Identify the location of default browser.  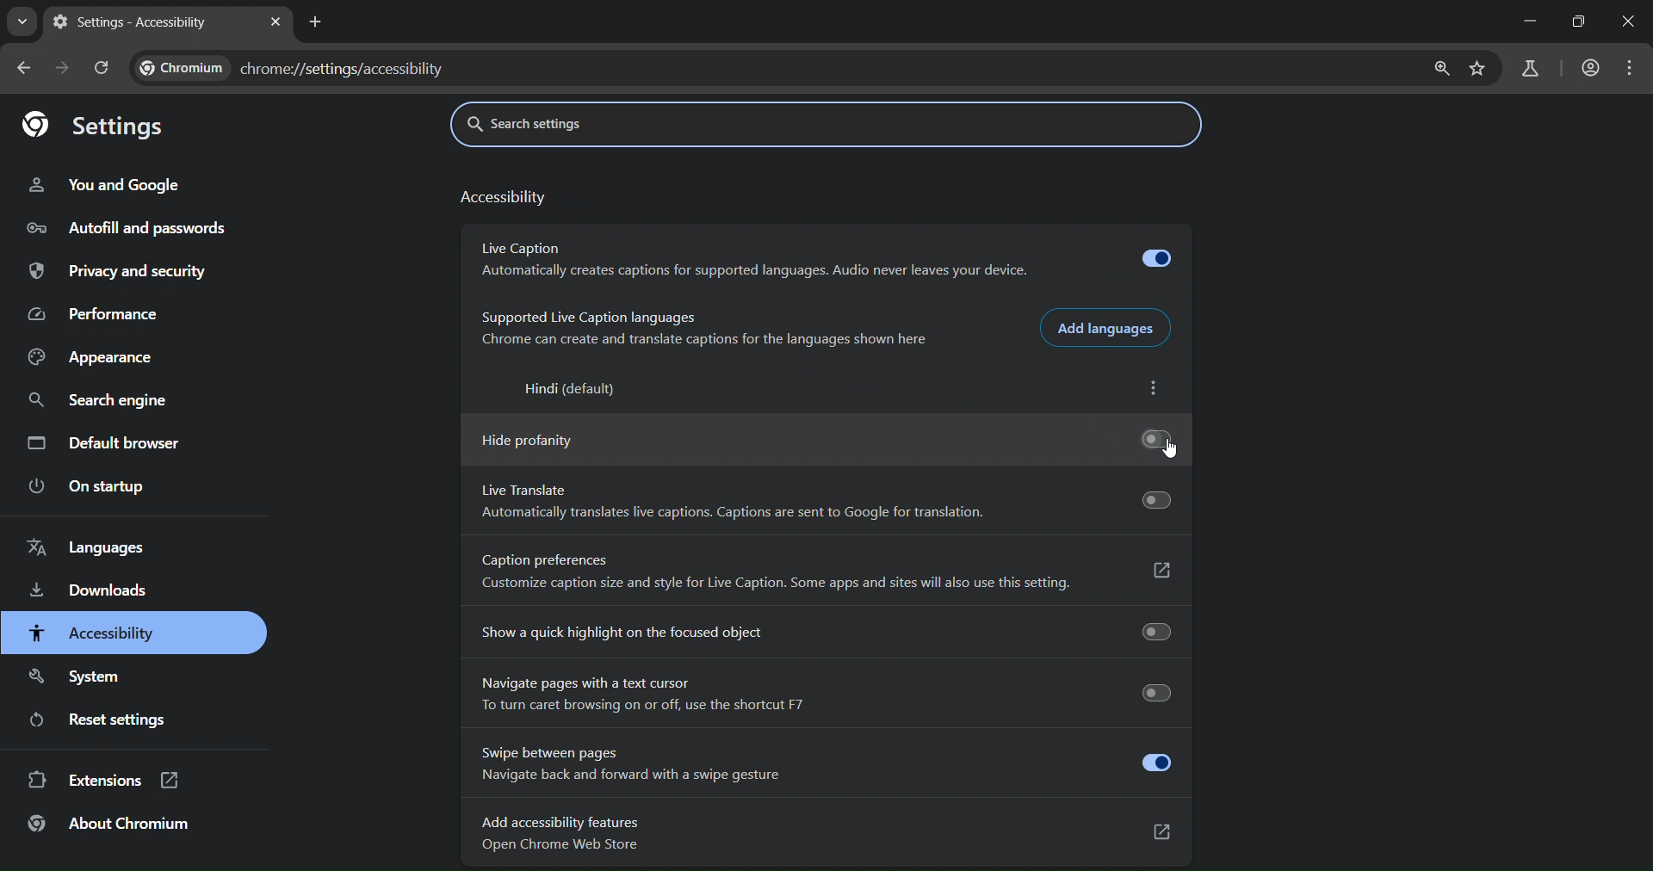
(115, 442).